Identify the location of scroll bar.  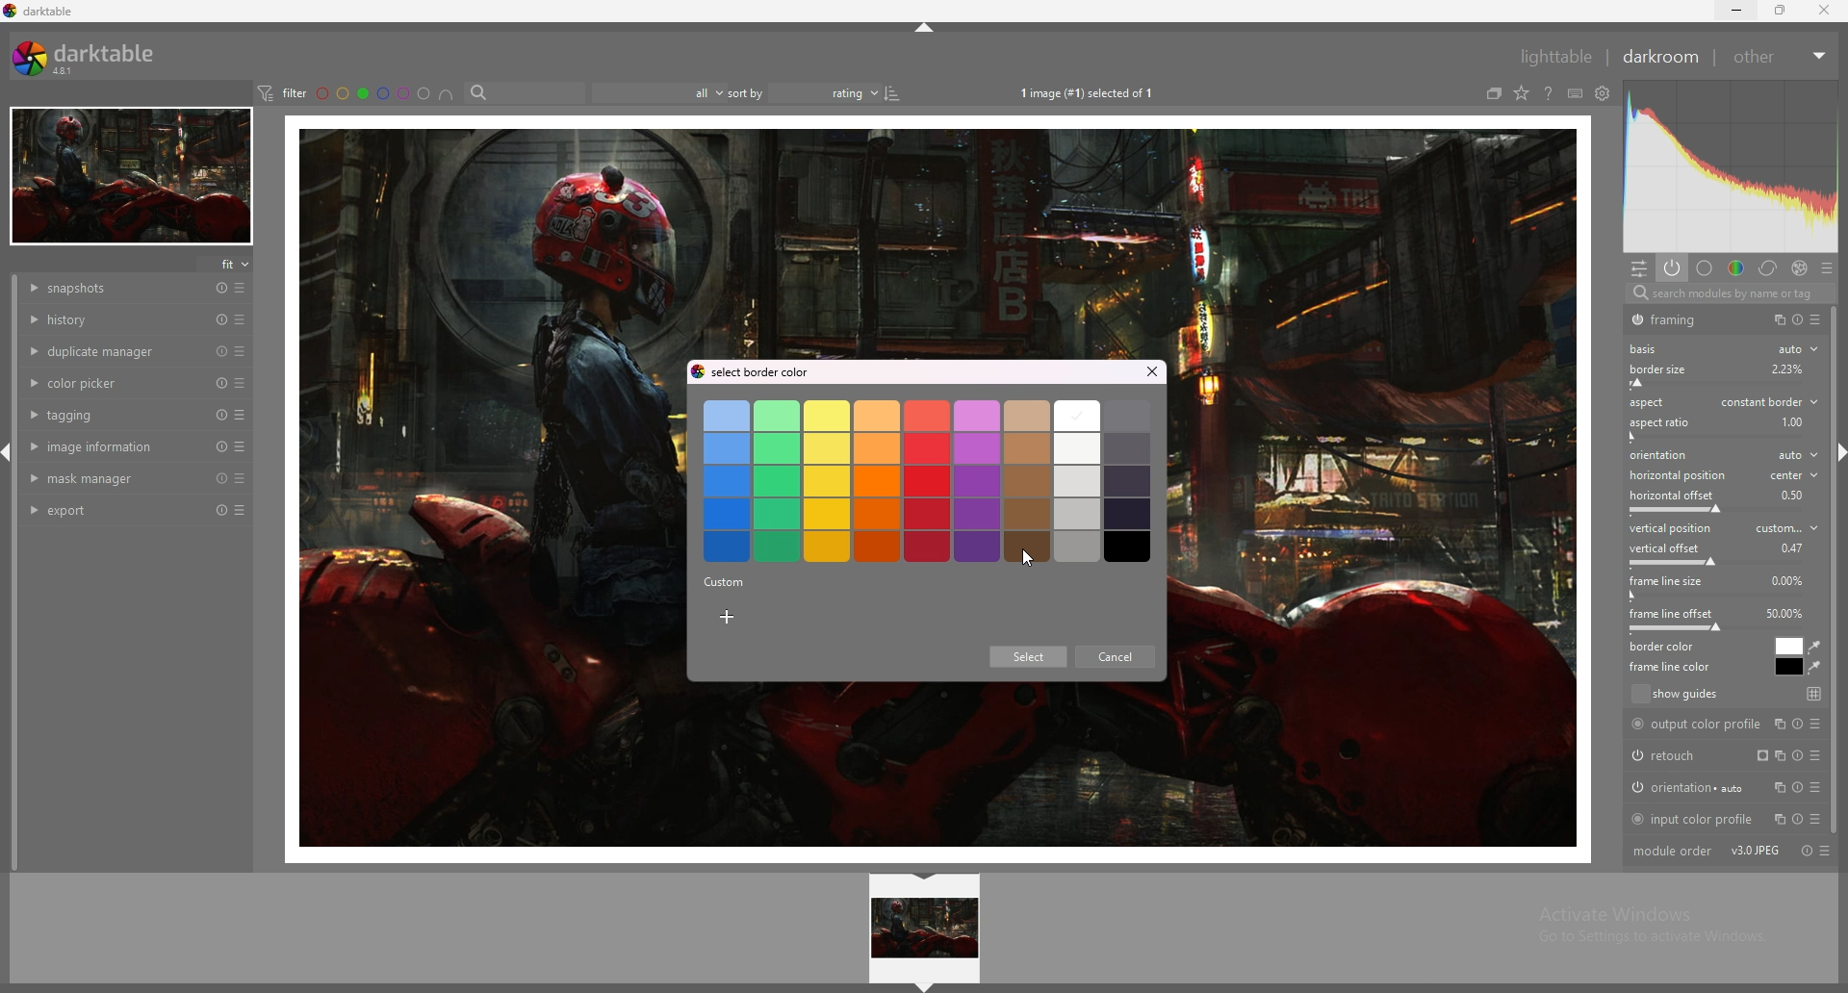
(1836, 576).